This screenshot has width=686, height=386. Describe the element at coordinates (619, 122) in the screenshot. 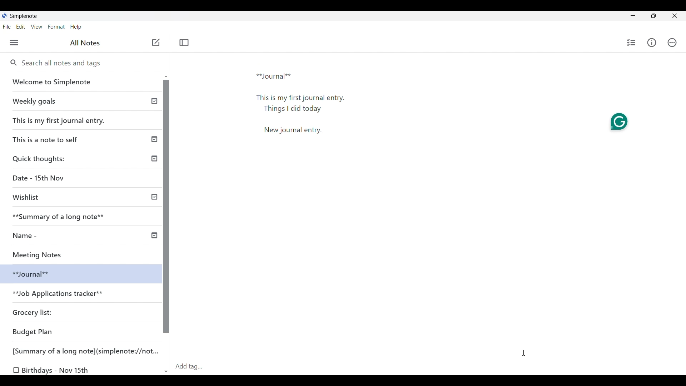

I see `Grammarly extension` at that location.